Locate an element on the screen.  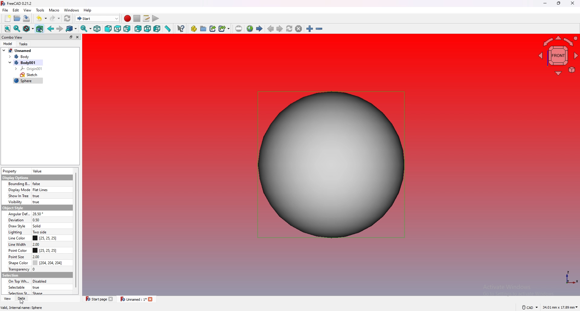
body is located at coordinates (23, 57).